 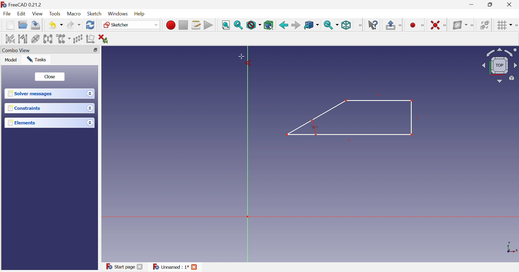 What do you see at coordinates (90, 108) in the screenshot?
I see `Drop Down` at bounding box center [90, 108].